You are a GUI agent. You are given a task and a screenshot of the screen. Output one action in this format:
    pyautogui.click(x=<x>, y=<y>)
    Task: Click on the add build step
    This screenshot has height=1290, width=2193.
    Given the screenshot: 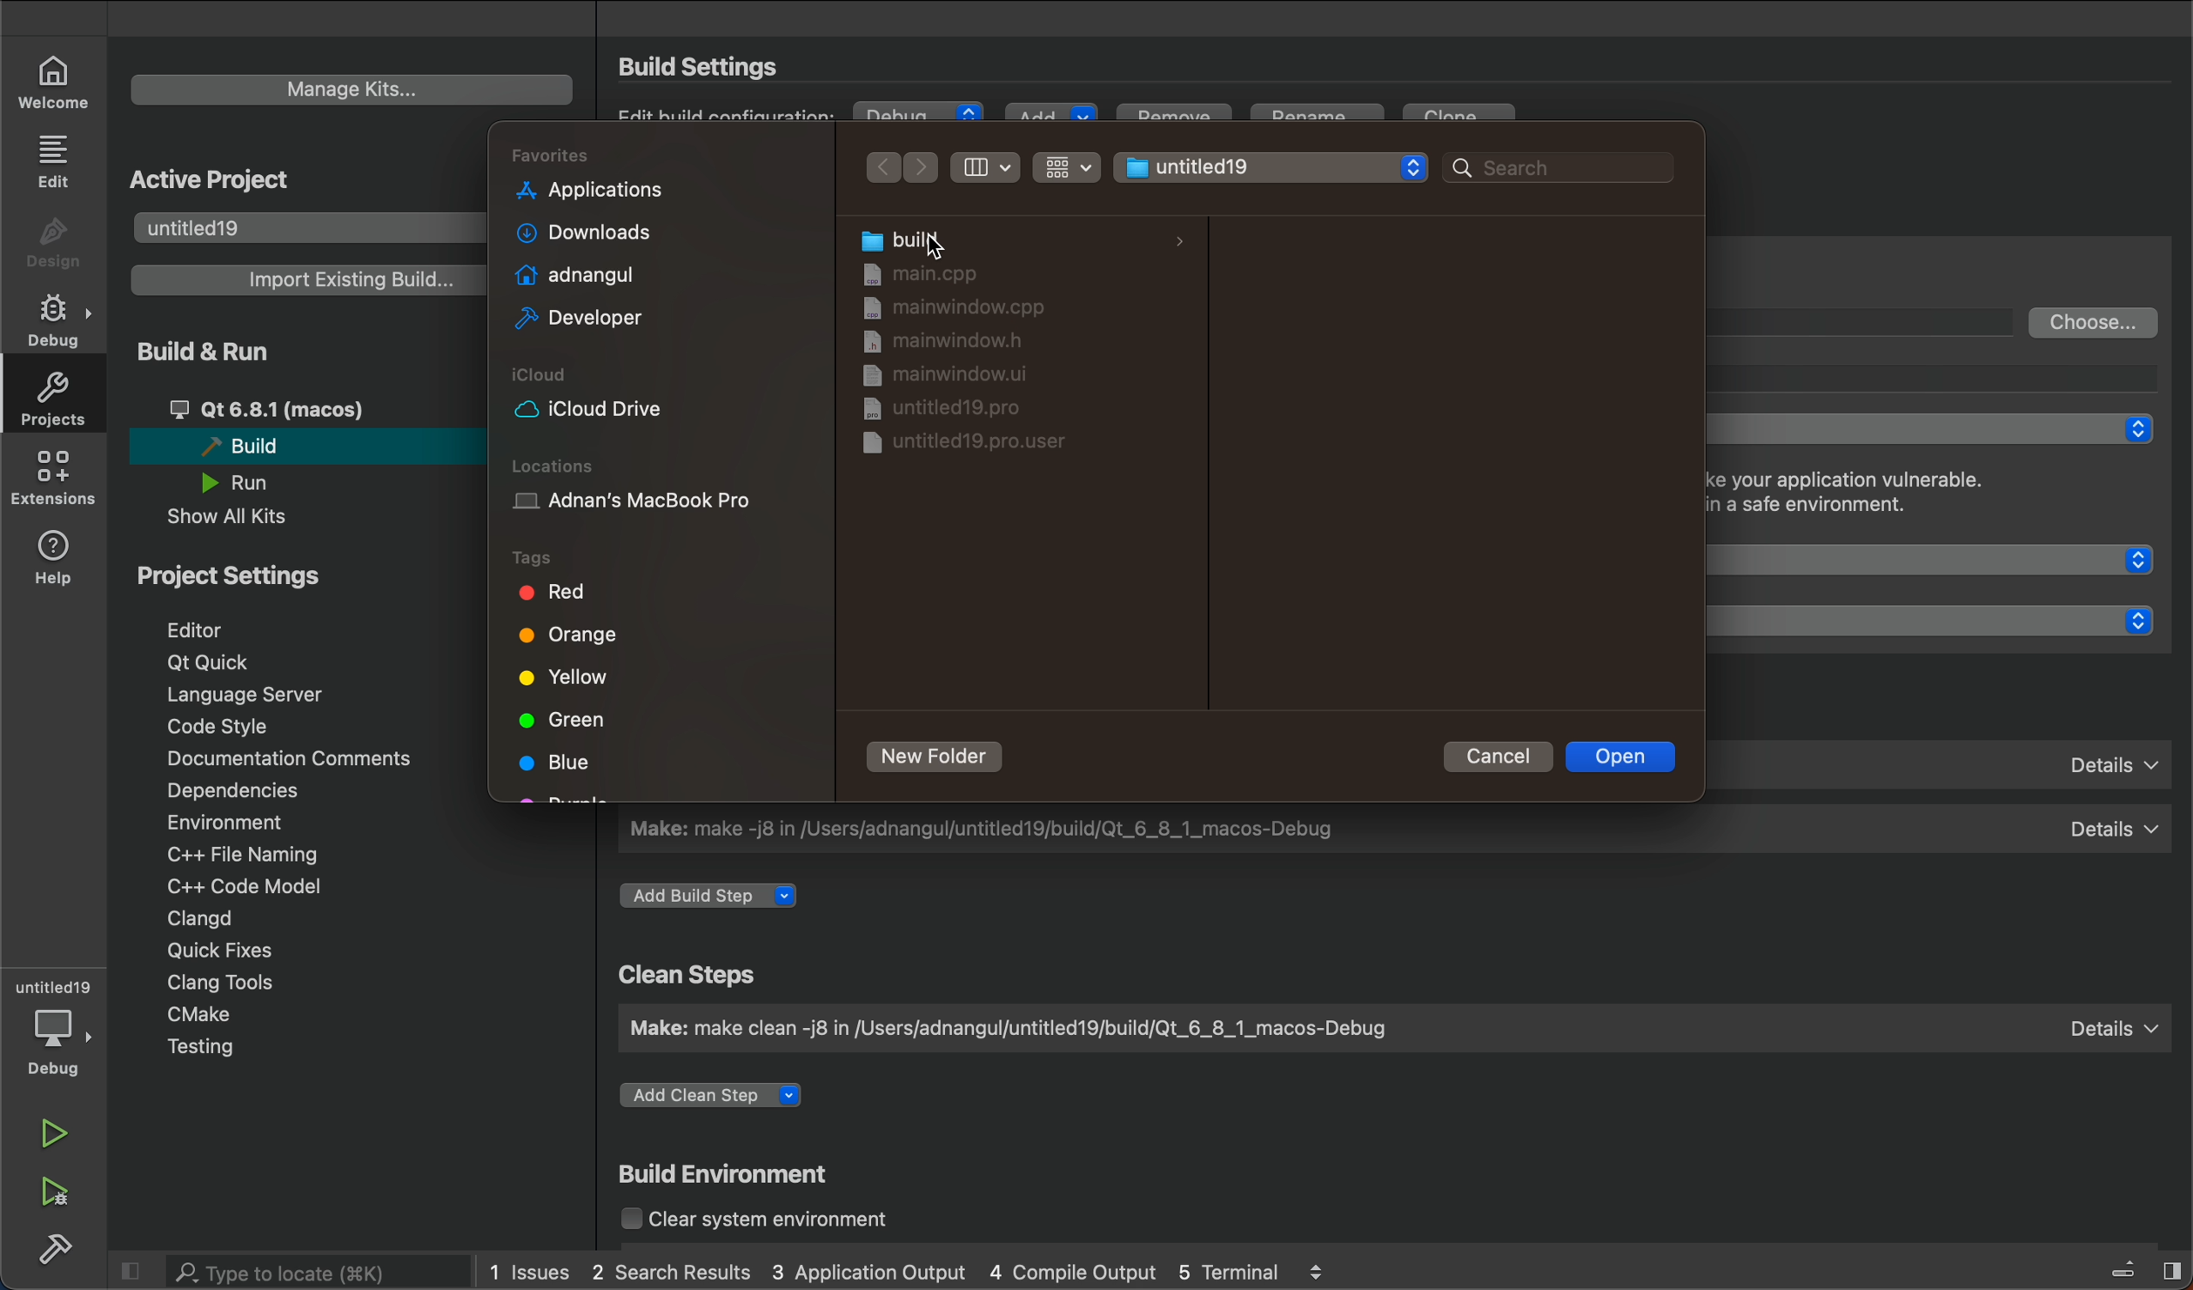 What is the action you would take?
    pyautogui.click(x=716, y=897)
    